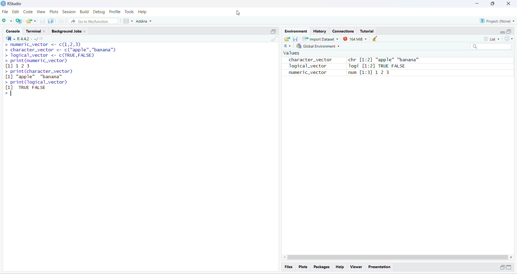 The height and width of the screenshot is (274, 517). What do you see at coordinates (320, 31) in the screenshot?
I see `History` at bounding box center [320, 31].